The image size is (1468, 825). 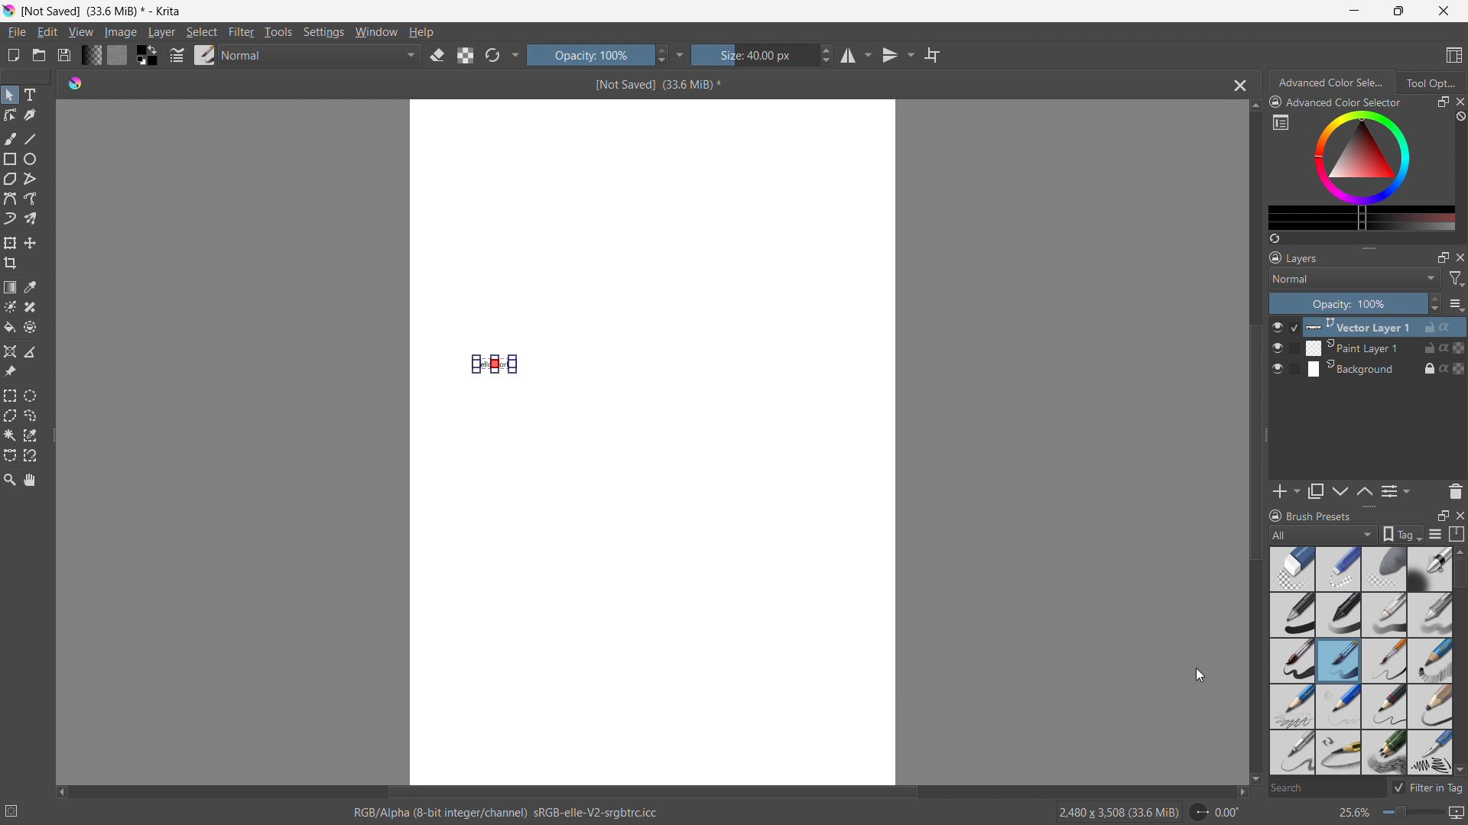 What do you see at coordinates (1442, 102) in the screenshot?
I see `maximize` at bounding box center [1442, 102].